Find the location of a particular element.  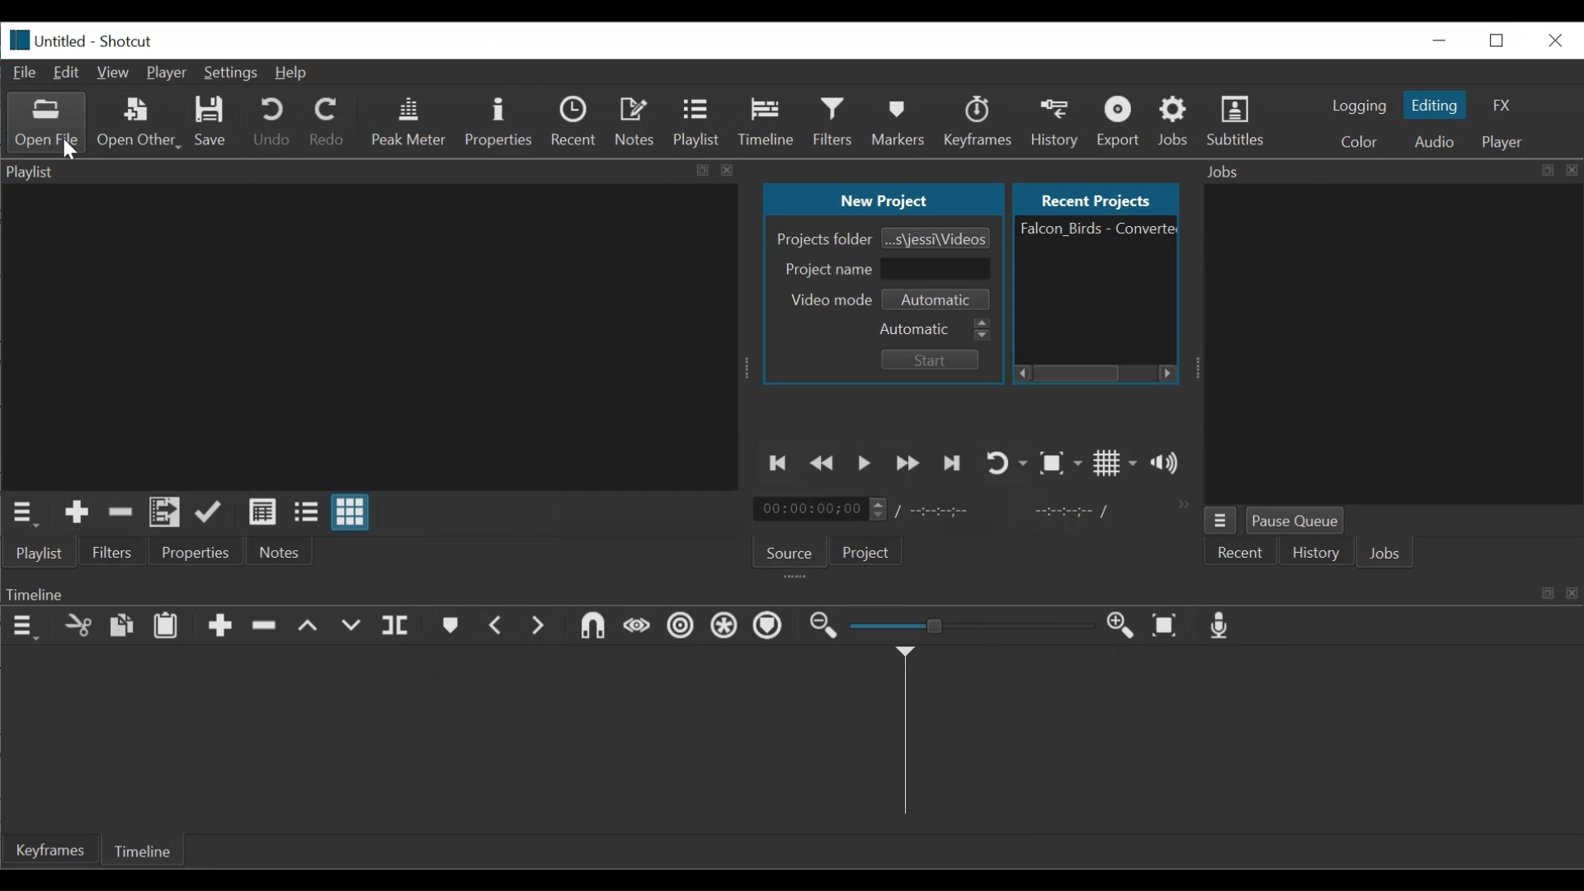

Zoom timeline in is located at coordinates (1118, 627).